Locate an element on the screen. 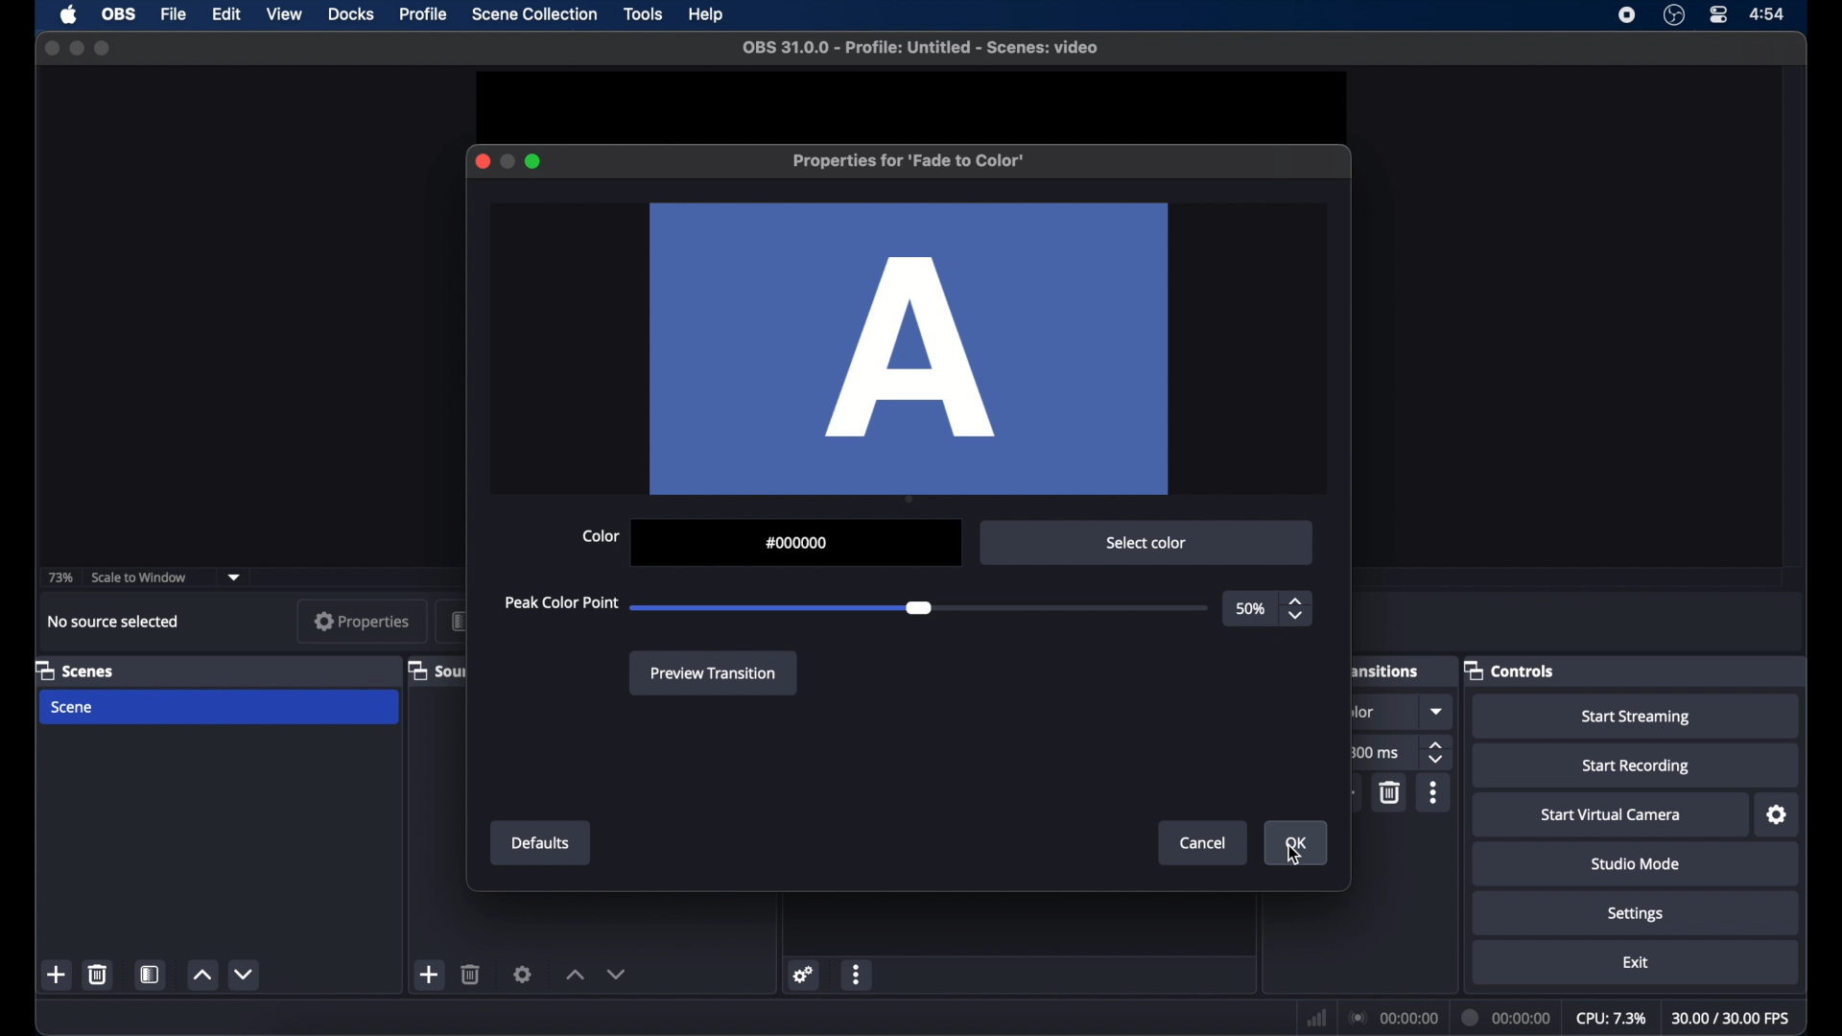  sources is located at coordinates (433, 670).